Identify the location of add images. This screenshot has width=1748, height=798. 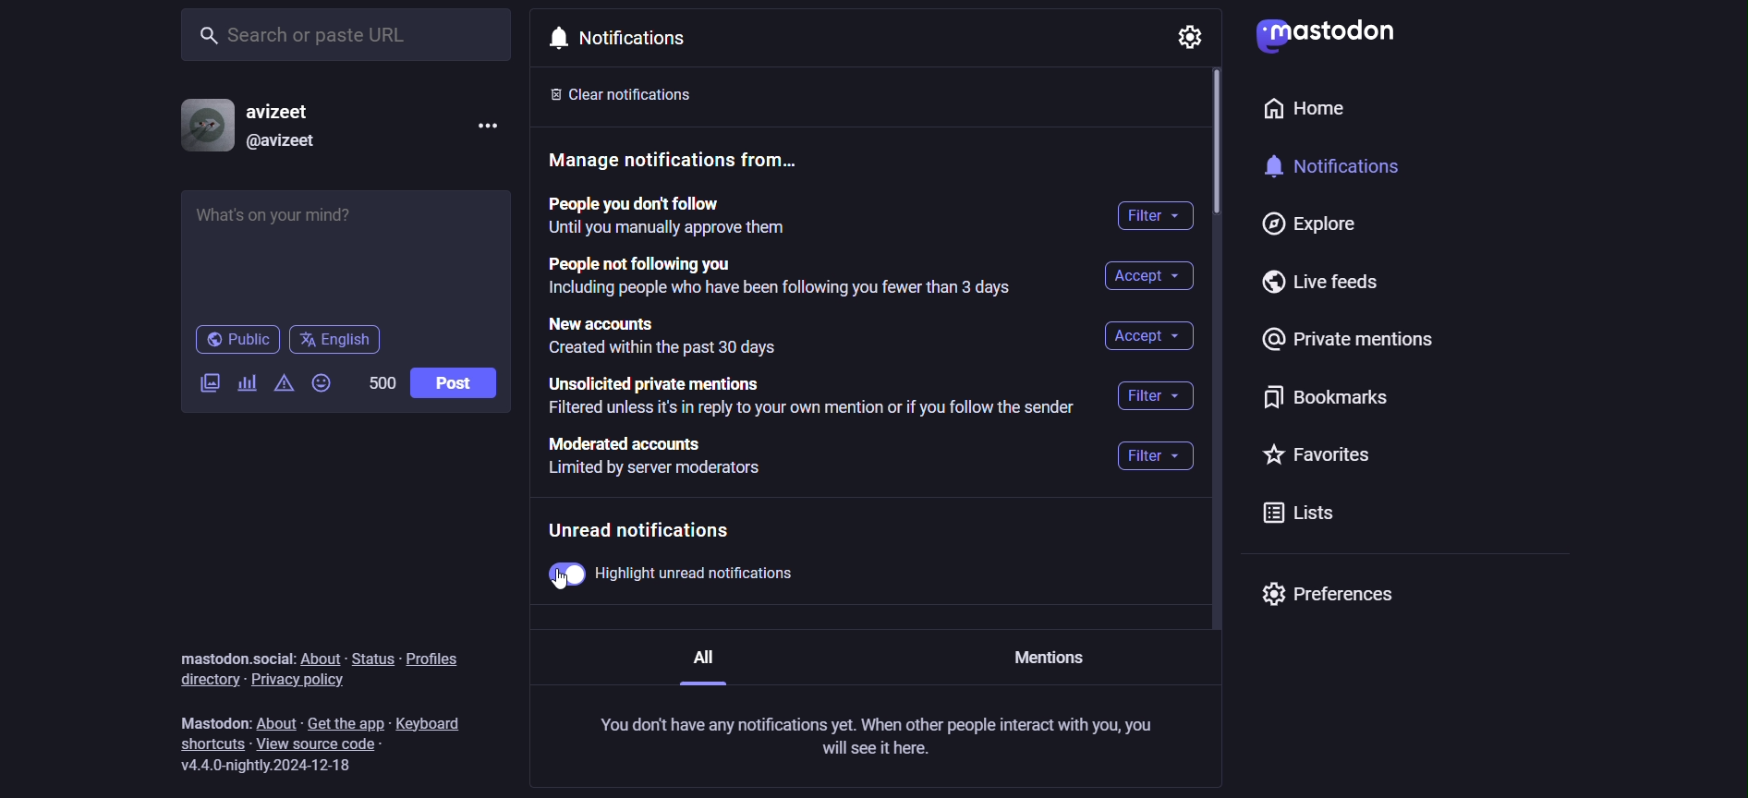
(206, 383).